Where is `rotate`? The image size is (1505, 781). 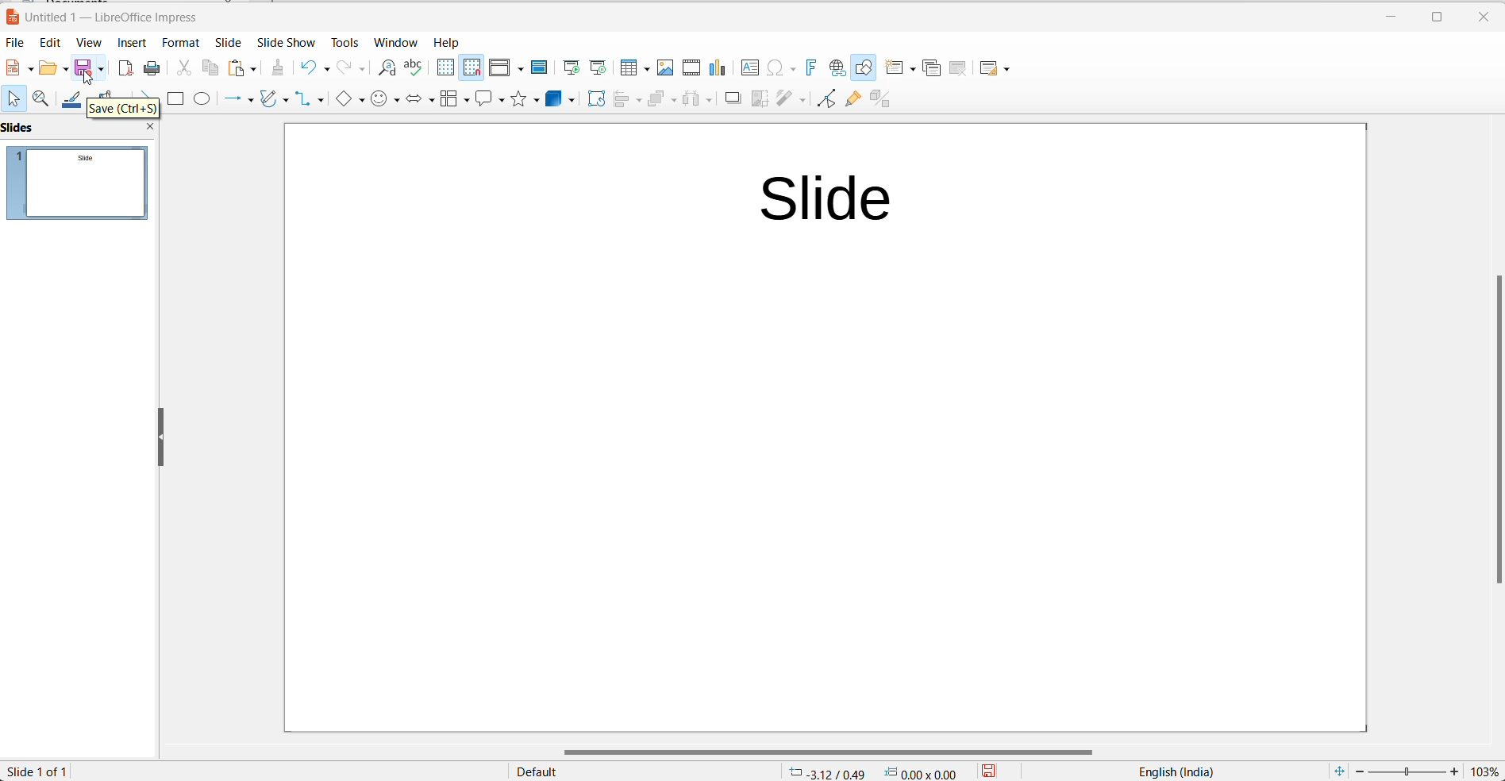
rotate is located at coordinates (594, 101).